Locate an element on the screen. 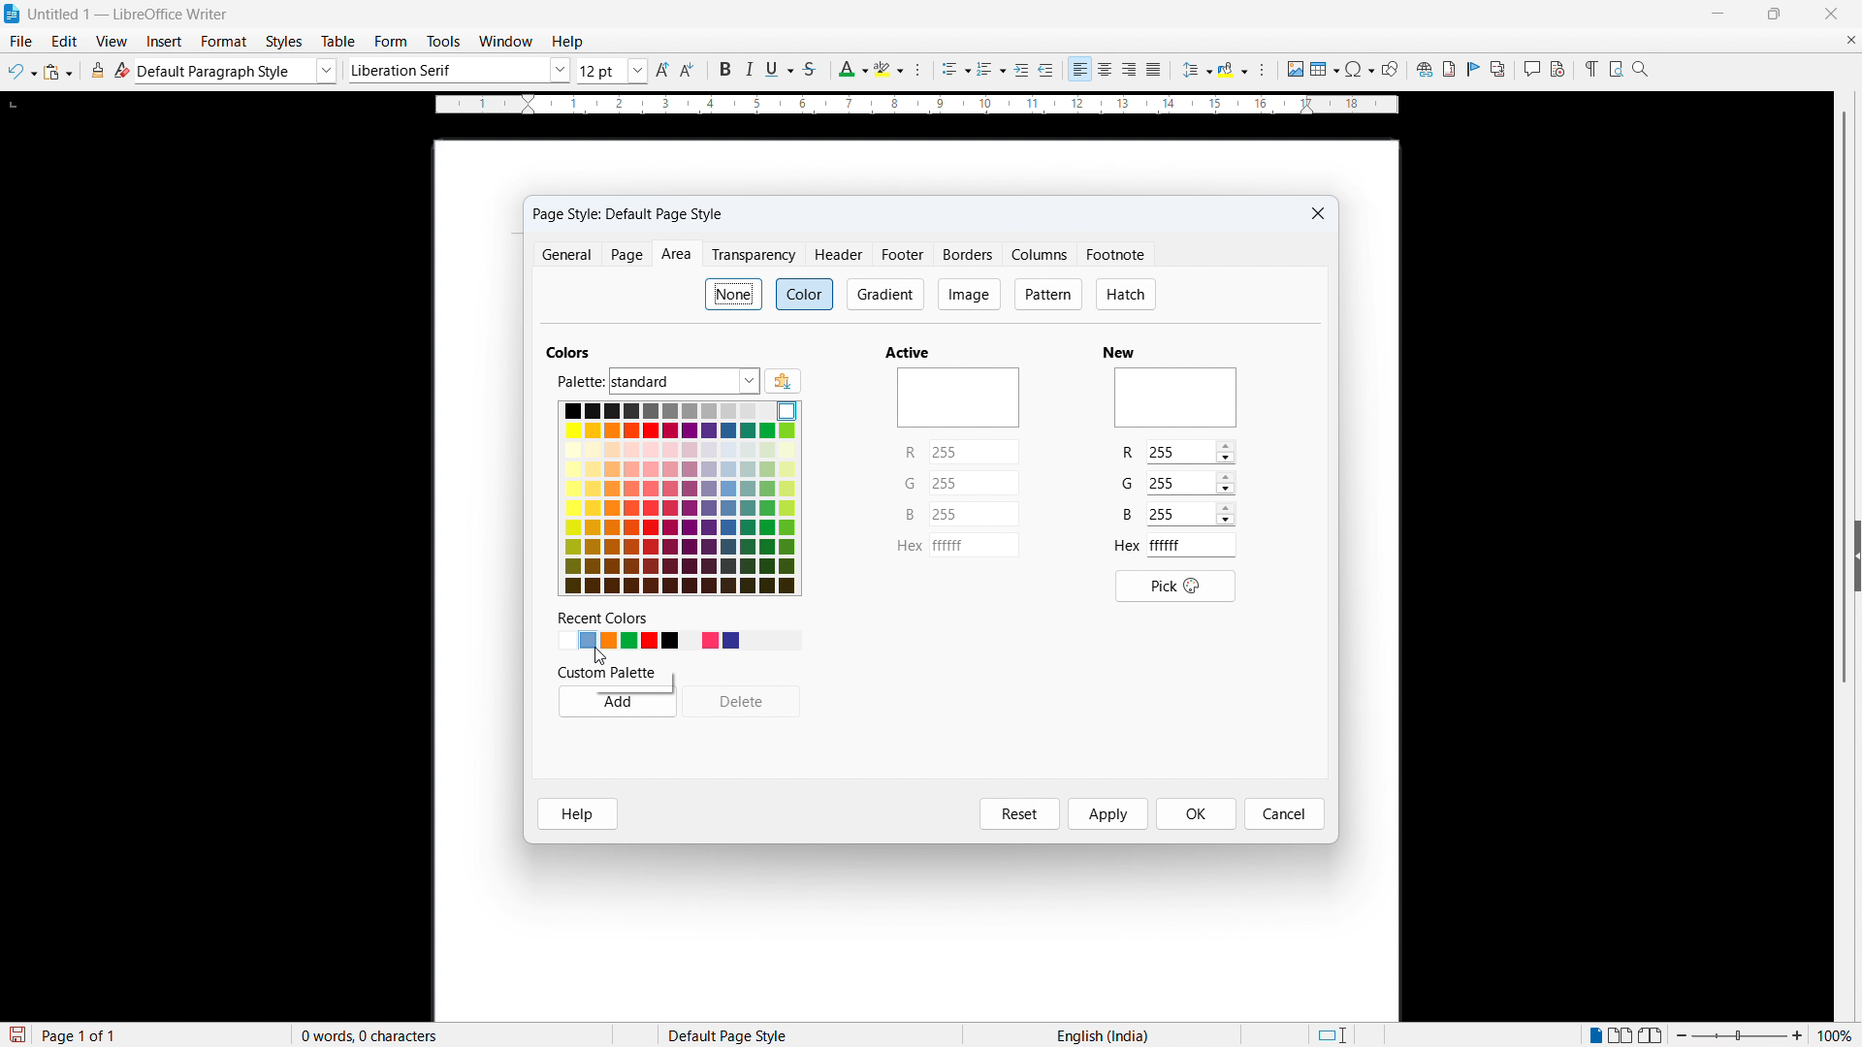  set G is located at coordinates (974, 483).